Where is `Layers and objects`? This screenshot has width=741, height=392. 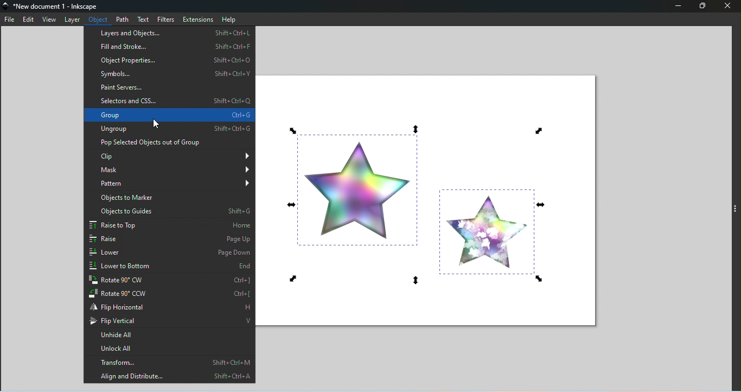 Layers and objects is located at coordinates (169, 33).